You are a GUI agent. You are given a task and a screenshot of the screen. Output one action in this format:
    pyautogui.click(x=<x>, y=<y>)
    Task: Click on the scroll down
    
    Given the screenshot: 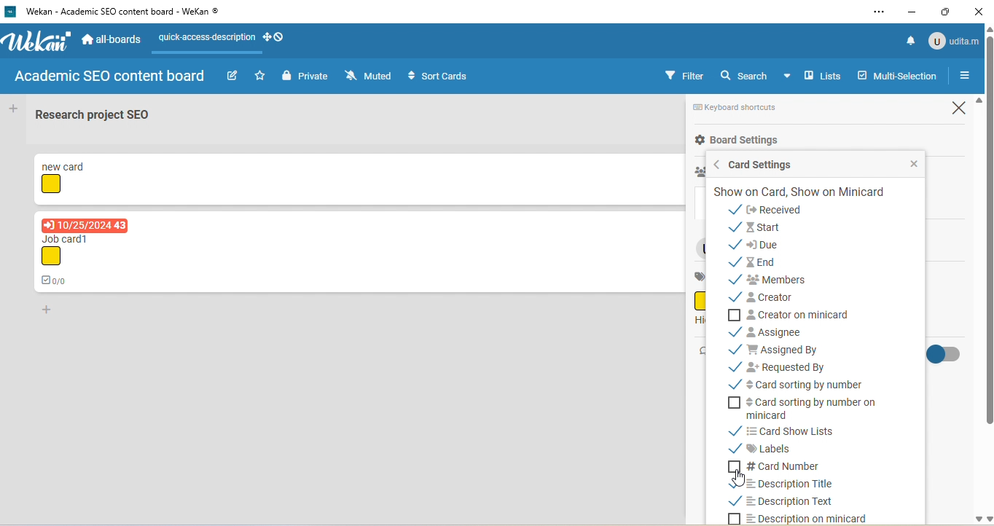 What is the action you would take?
    pyautogui.click(x=977, y=520)
    